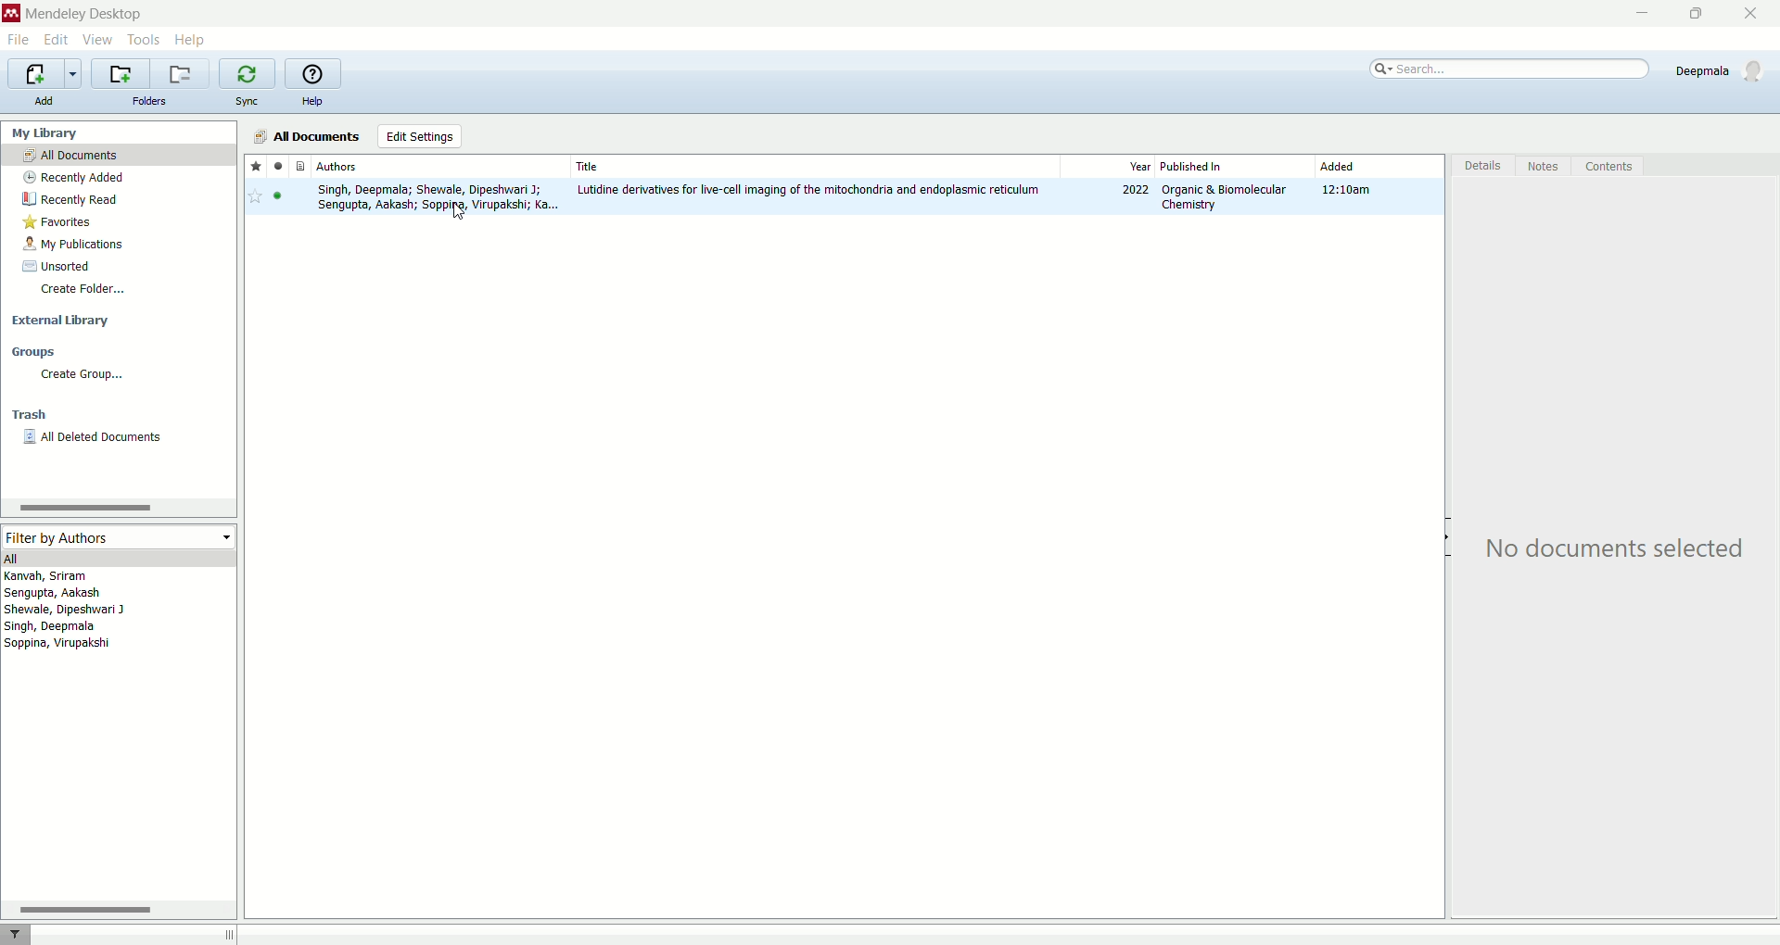 Image resolution: width=1780 pixels, height=945 pixels. I want to click on search, so click(1512, 66).